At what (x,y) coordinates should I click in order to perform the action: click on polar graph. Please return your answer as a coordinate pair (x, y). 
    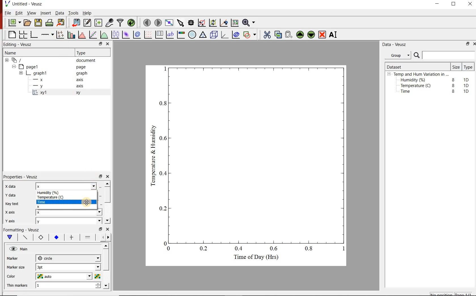
    Looking at the image, I should click on (193, 35).